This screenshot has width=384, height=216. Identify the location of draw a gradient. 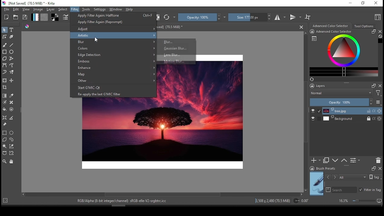
(4, 95).